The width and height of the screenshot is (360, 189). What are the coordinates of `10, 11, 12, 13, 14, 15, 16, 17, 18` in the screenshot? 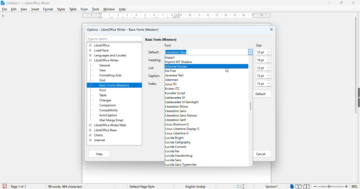 It's located at (226, 15).